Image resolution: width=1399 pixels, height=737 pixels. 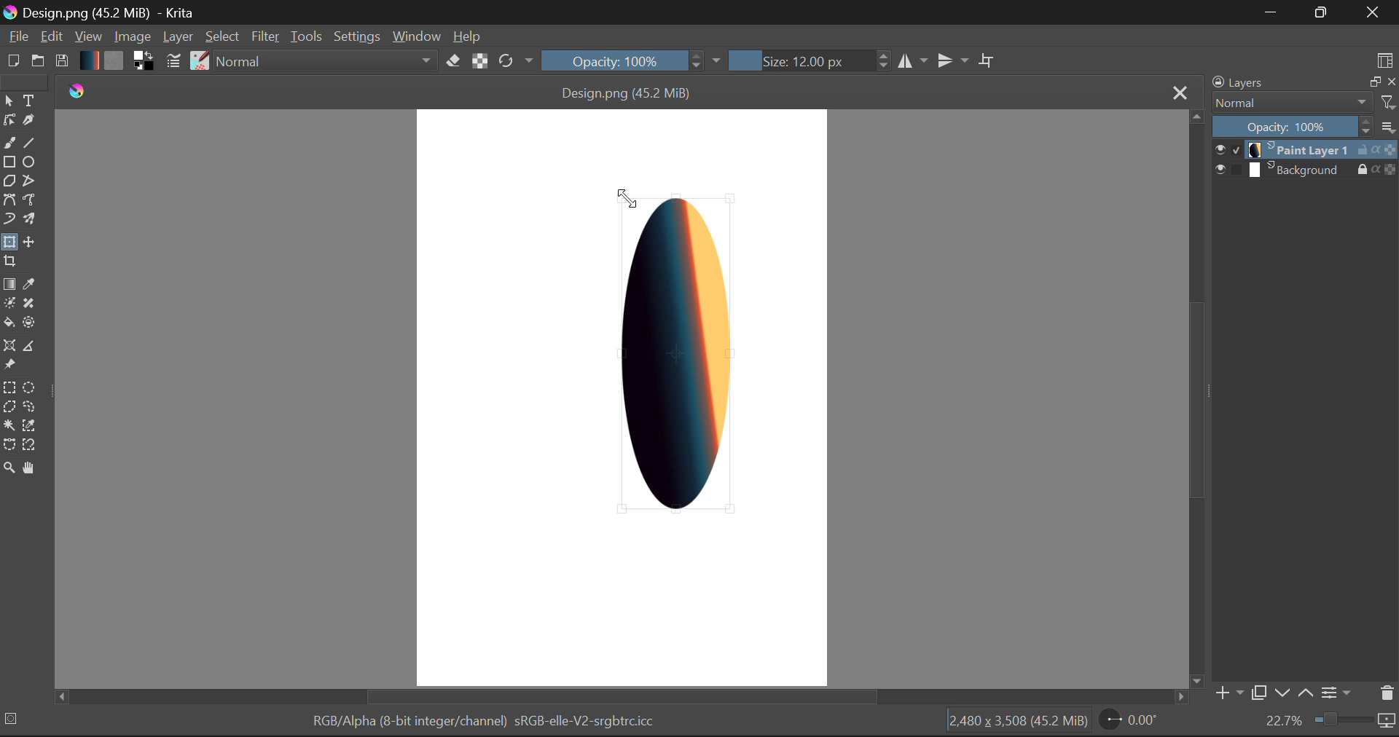 I want to click on Paint Layer, so click(x=1306, y=150).